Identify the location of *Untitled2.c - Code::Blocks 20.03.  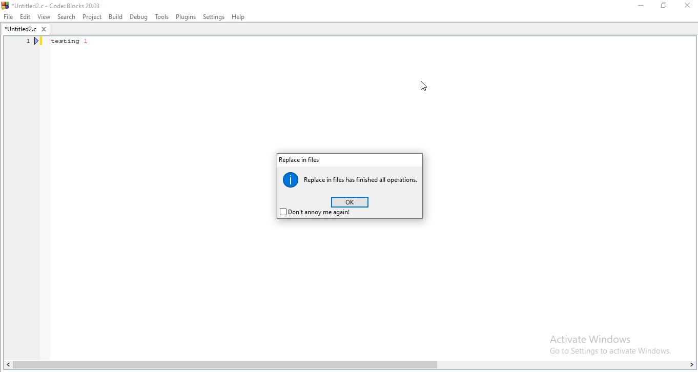
(62, 5).